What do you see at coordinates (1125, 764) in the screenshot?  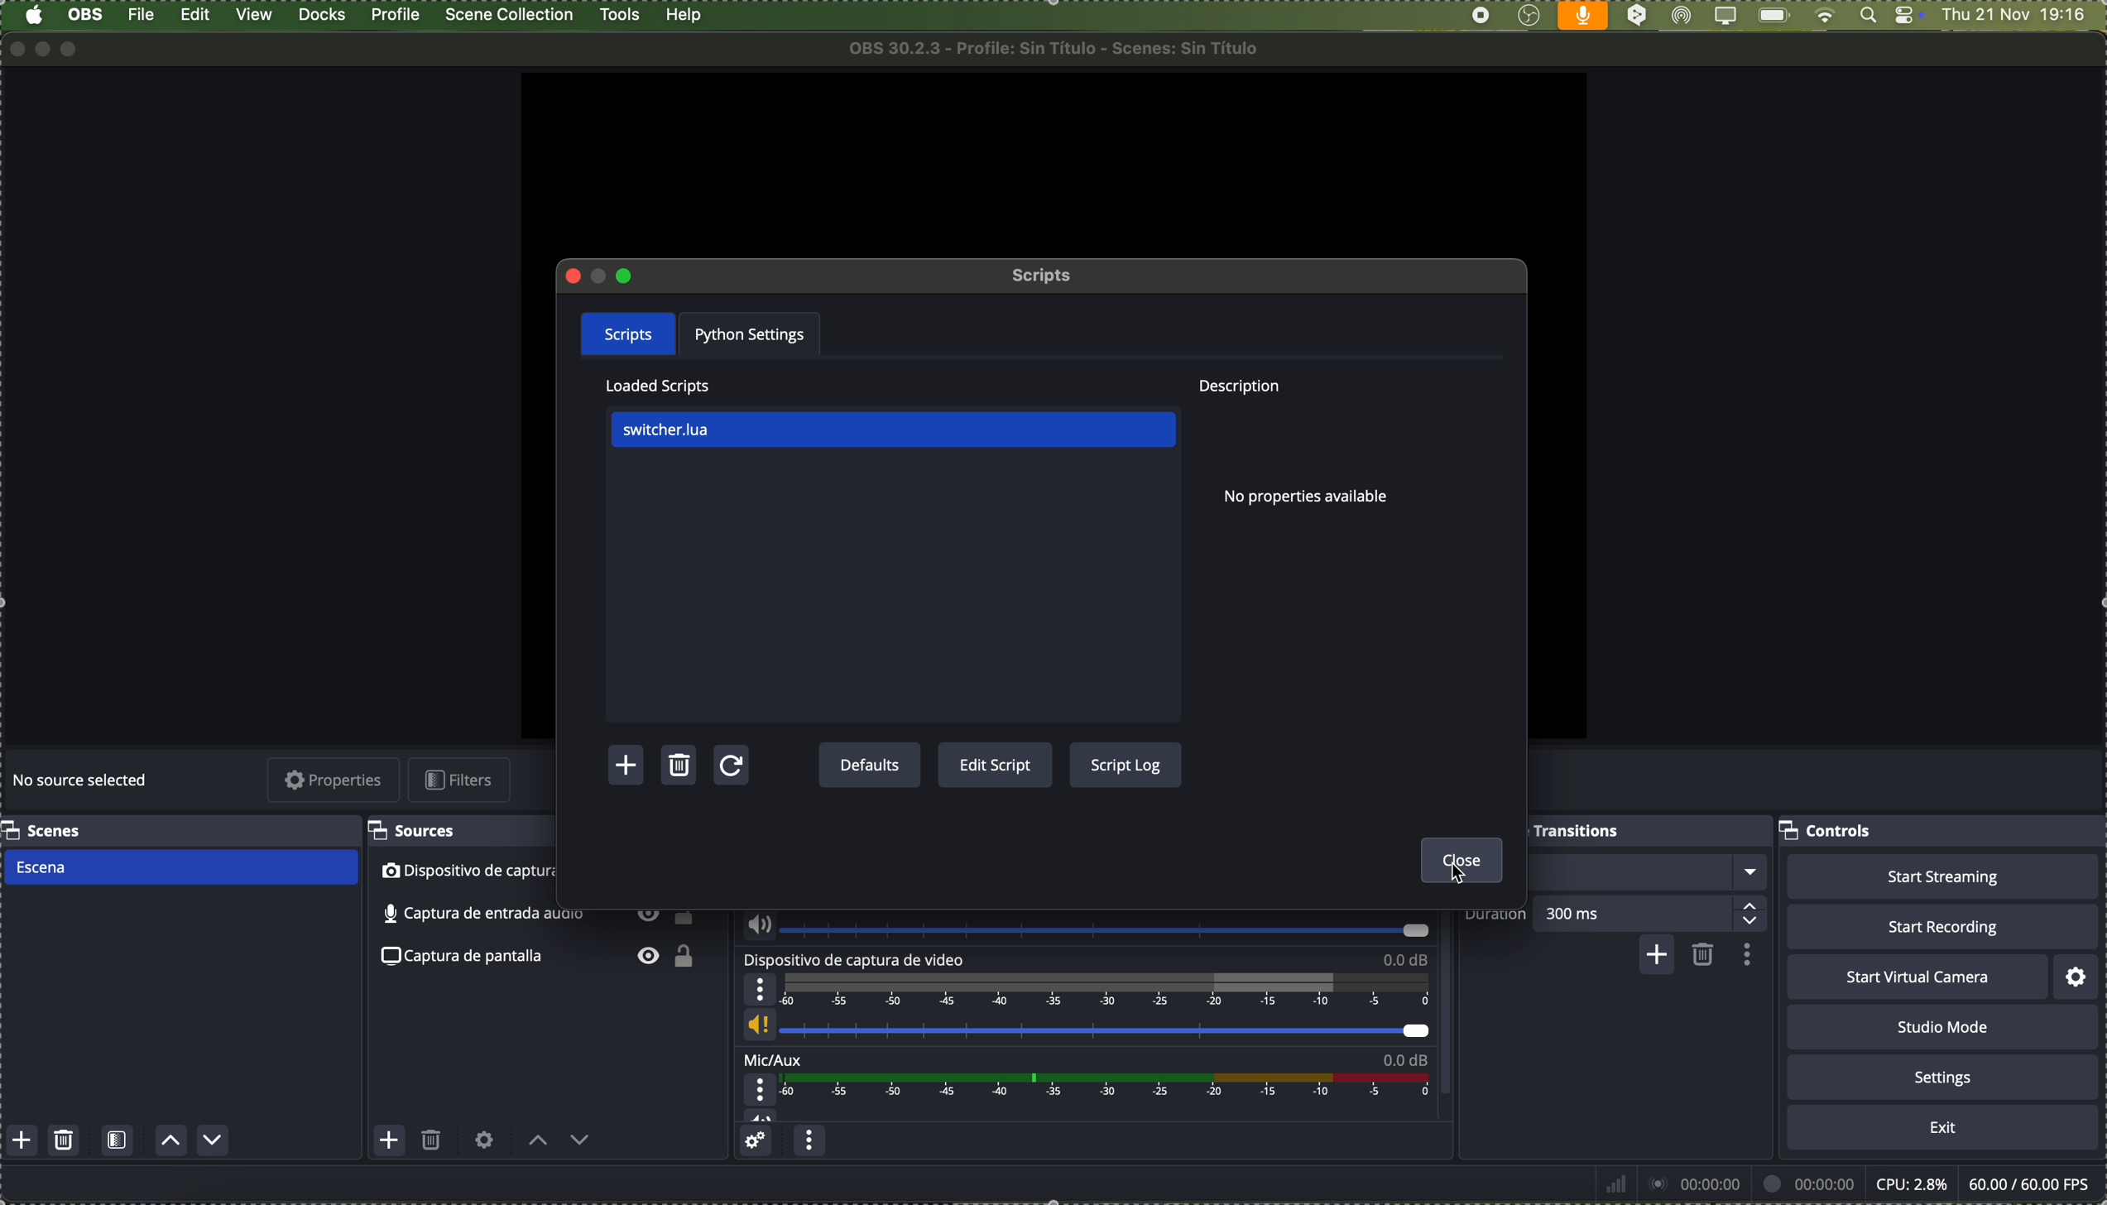 I see `script log button` at bounding box center [1125, 764].